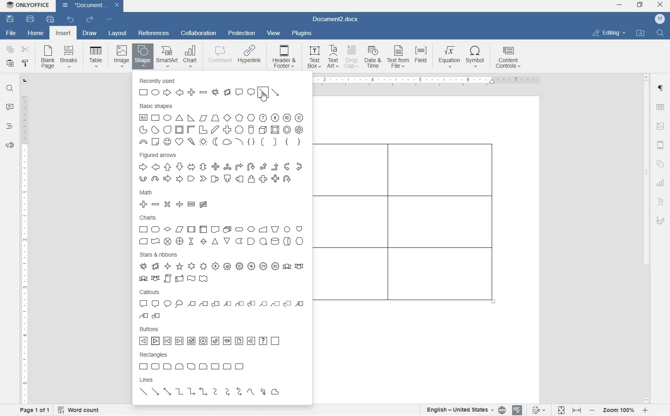  What do you see at coordinates (70, 57) in the screenshot?
I see `insert page breaks` at bounding box center [70, 57].